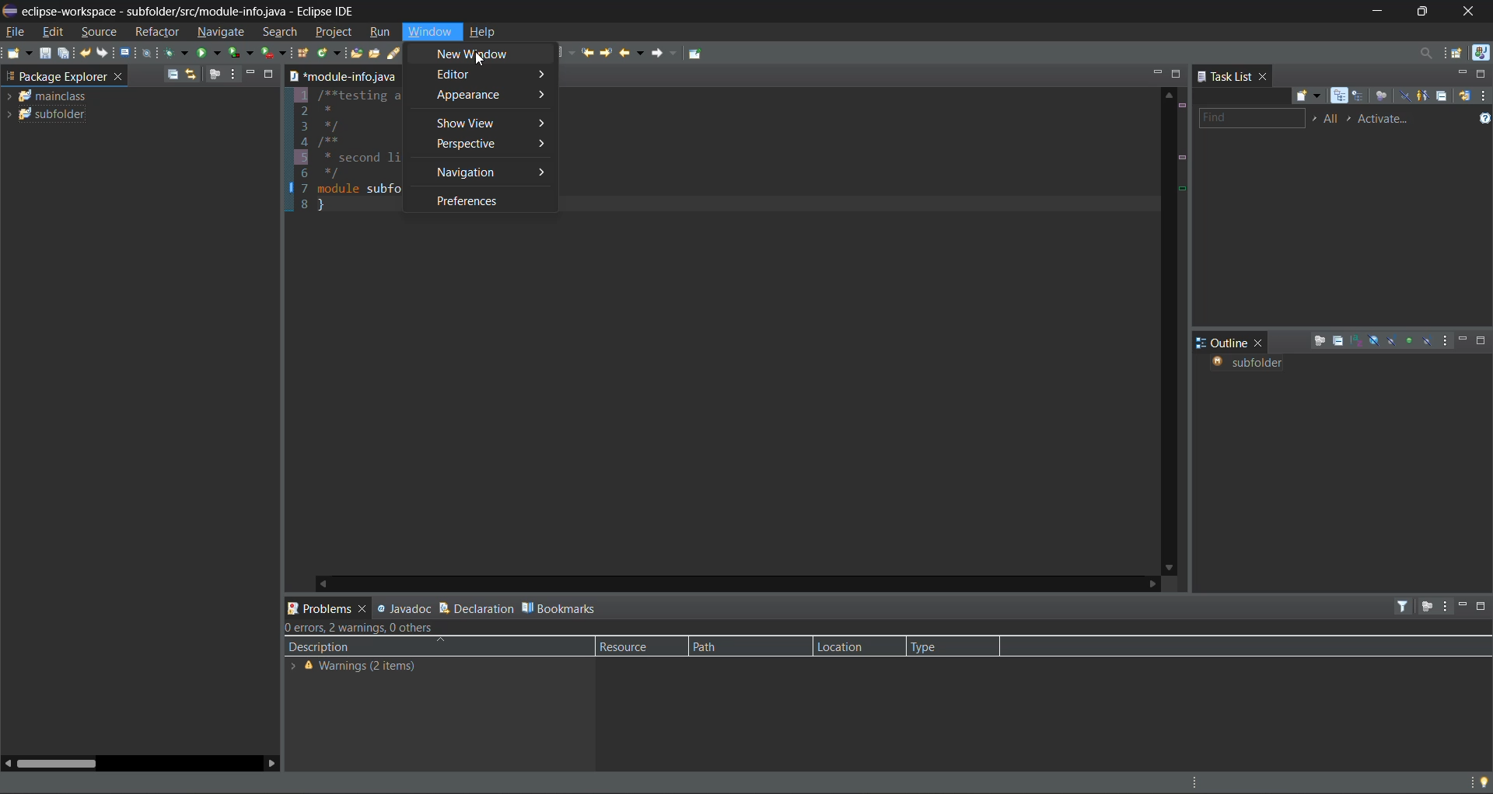 This screenshot has height=794, width=1493. I want to click on refractor, so click(158, 33).